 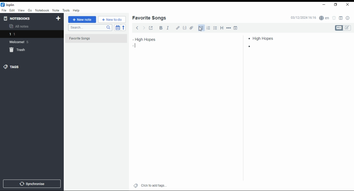 I want to click on edit, so click(x=12, y=10).